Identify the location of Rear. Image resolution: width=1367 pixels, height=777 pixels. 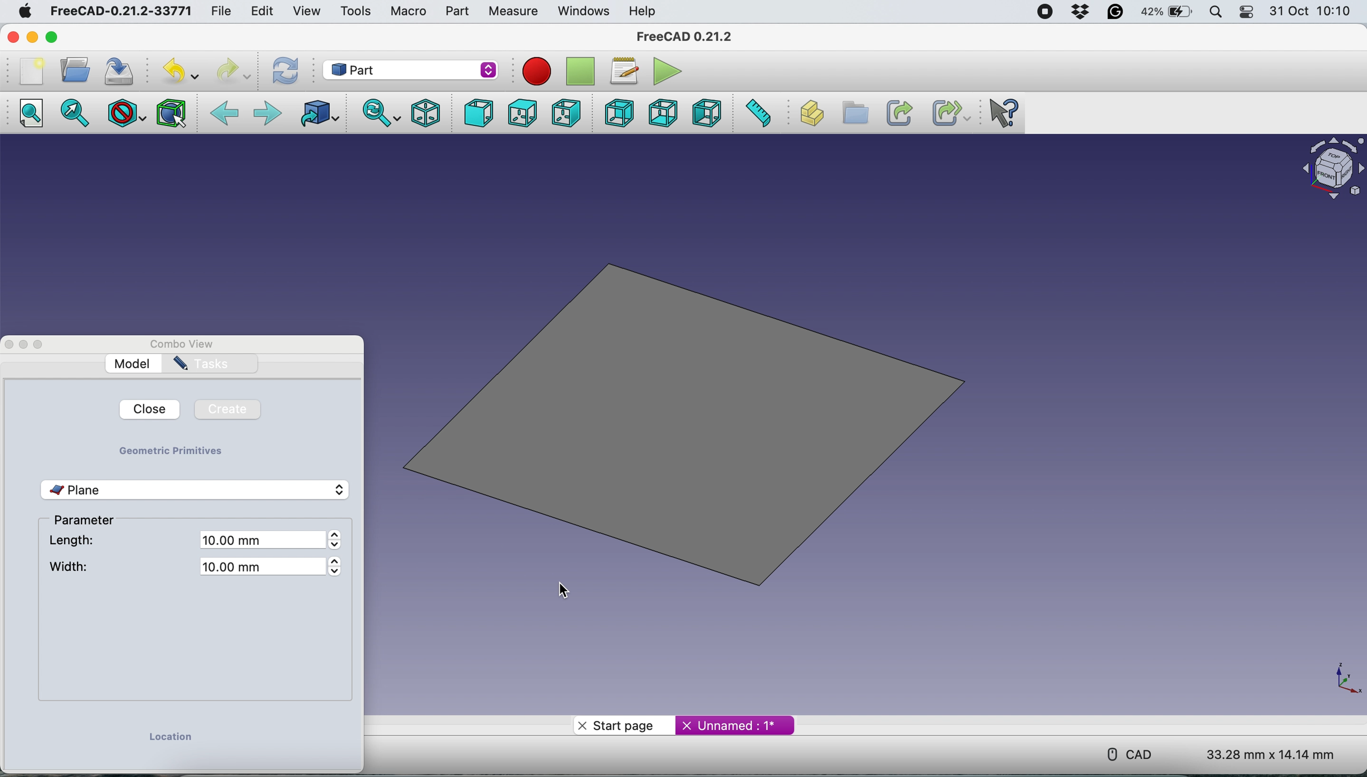
(619, 112).